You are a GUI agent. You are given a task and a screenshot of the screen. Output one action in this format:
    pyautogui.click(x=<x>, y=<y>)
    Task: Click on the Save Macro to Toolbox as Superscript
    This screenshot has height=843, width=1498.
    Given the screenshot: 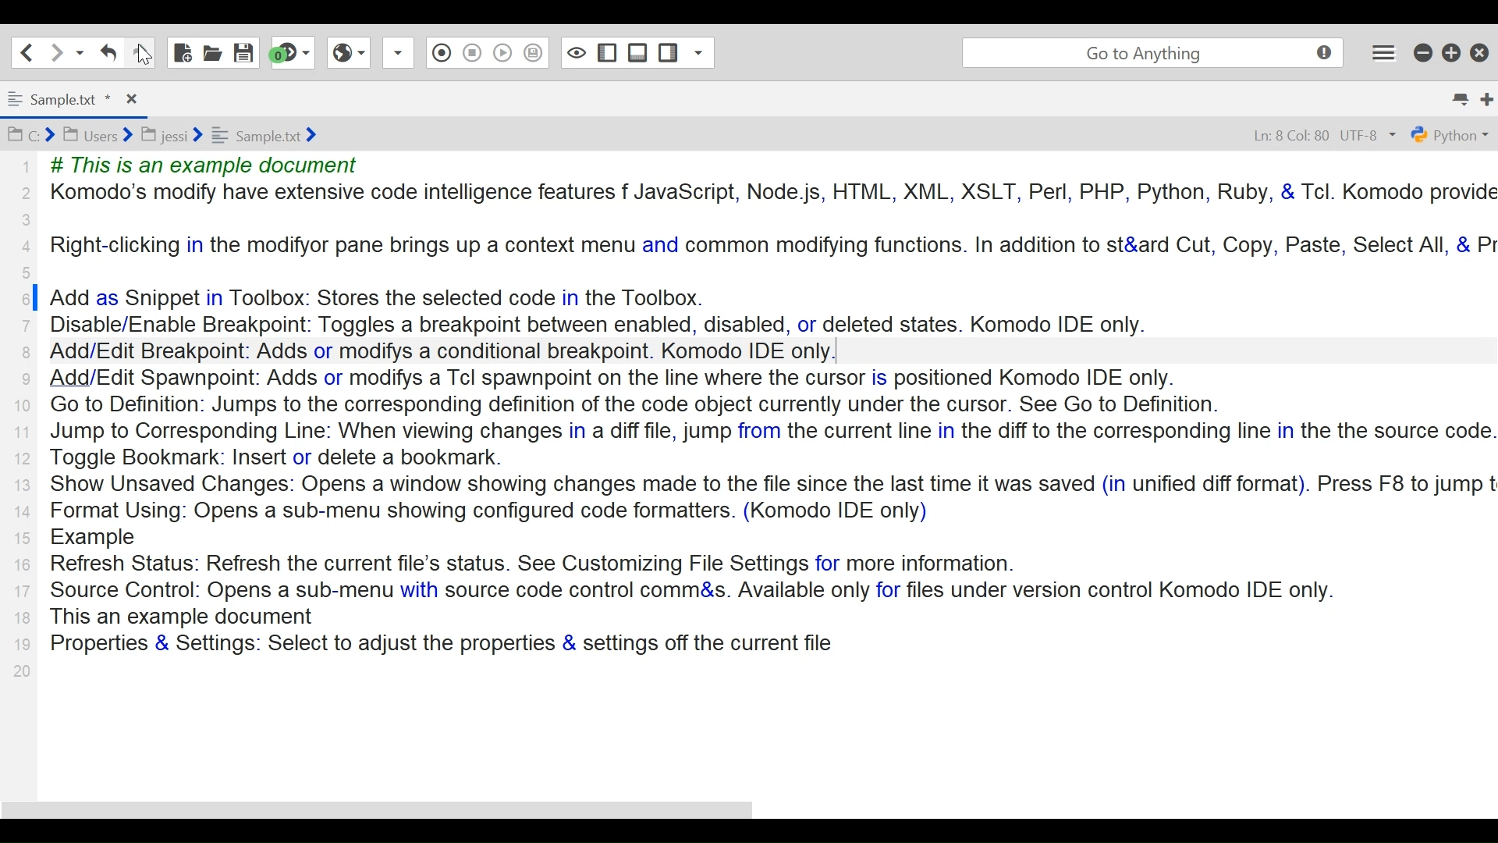 What is the action you would take?
    pyautogui.click(x=532, y=52)
    